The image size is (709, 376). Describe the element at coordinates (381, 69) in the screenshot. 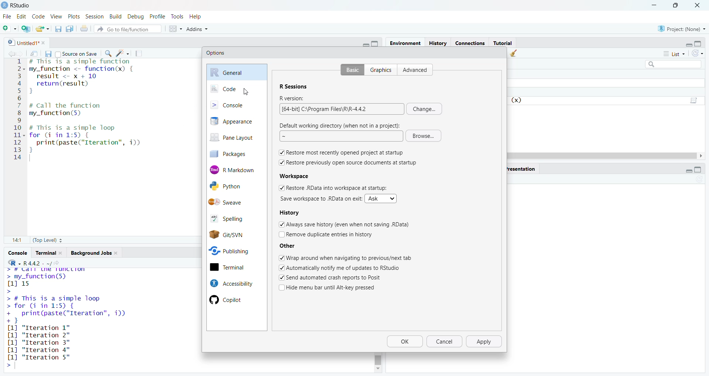

I see `graphics` at that location.